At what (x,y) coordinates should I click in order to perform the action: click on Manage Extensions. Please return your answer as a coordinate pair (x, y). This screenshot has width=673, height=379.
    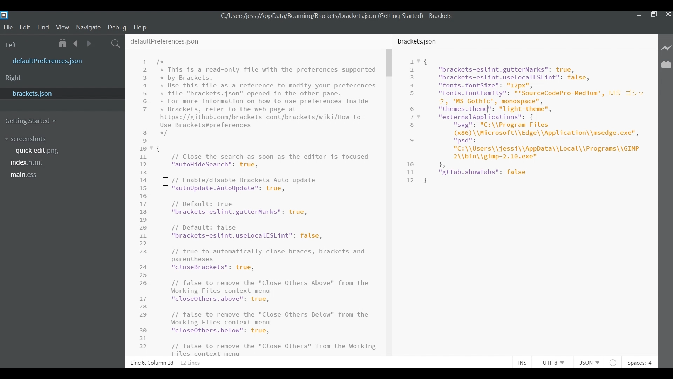
    Looking at the image, I should click on (666, 65).